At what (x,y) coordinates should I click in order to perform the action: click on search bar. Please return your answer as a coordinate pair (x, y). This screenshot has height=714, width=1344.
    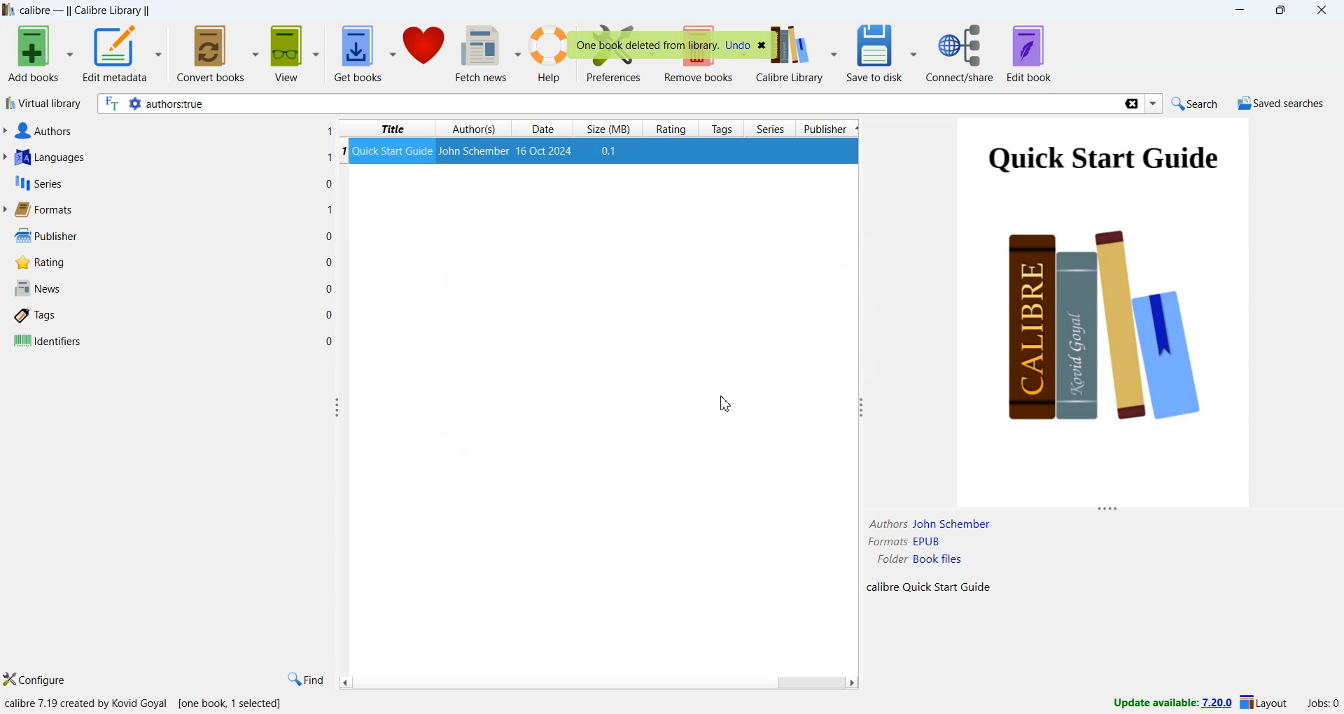
    Looking at the image, I should click on (608, 104).